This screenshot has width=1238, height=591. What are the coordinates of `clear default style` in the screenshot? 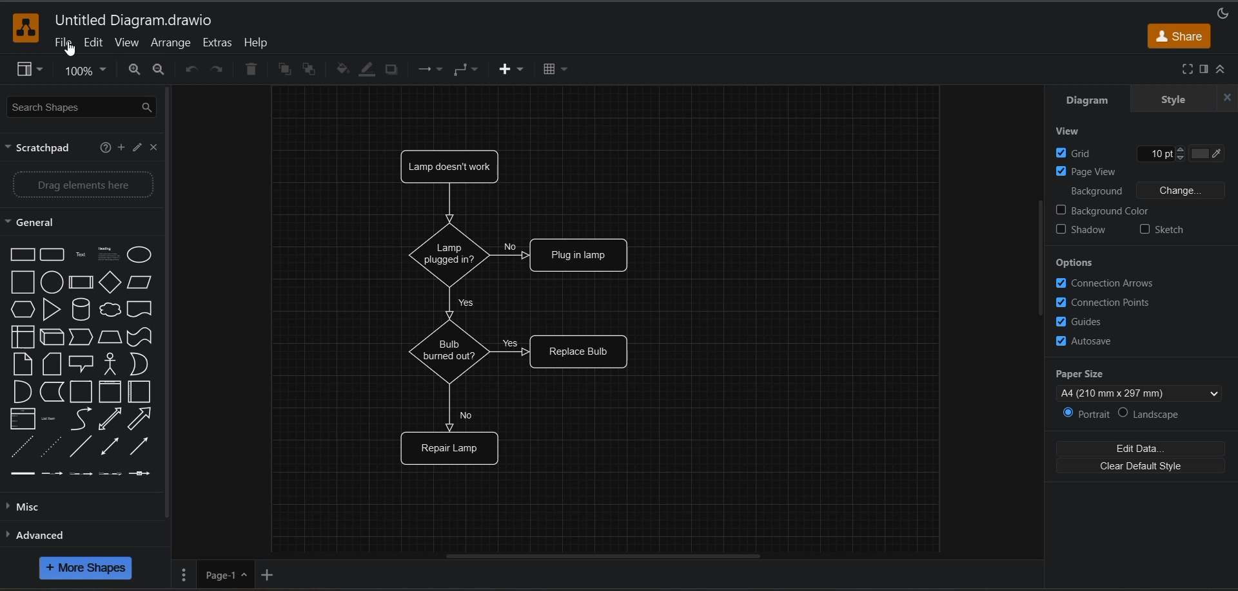 It's located at (1142, 466).